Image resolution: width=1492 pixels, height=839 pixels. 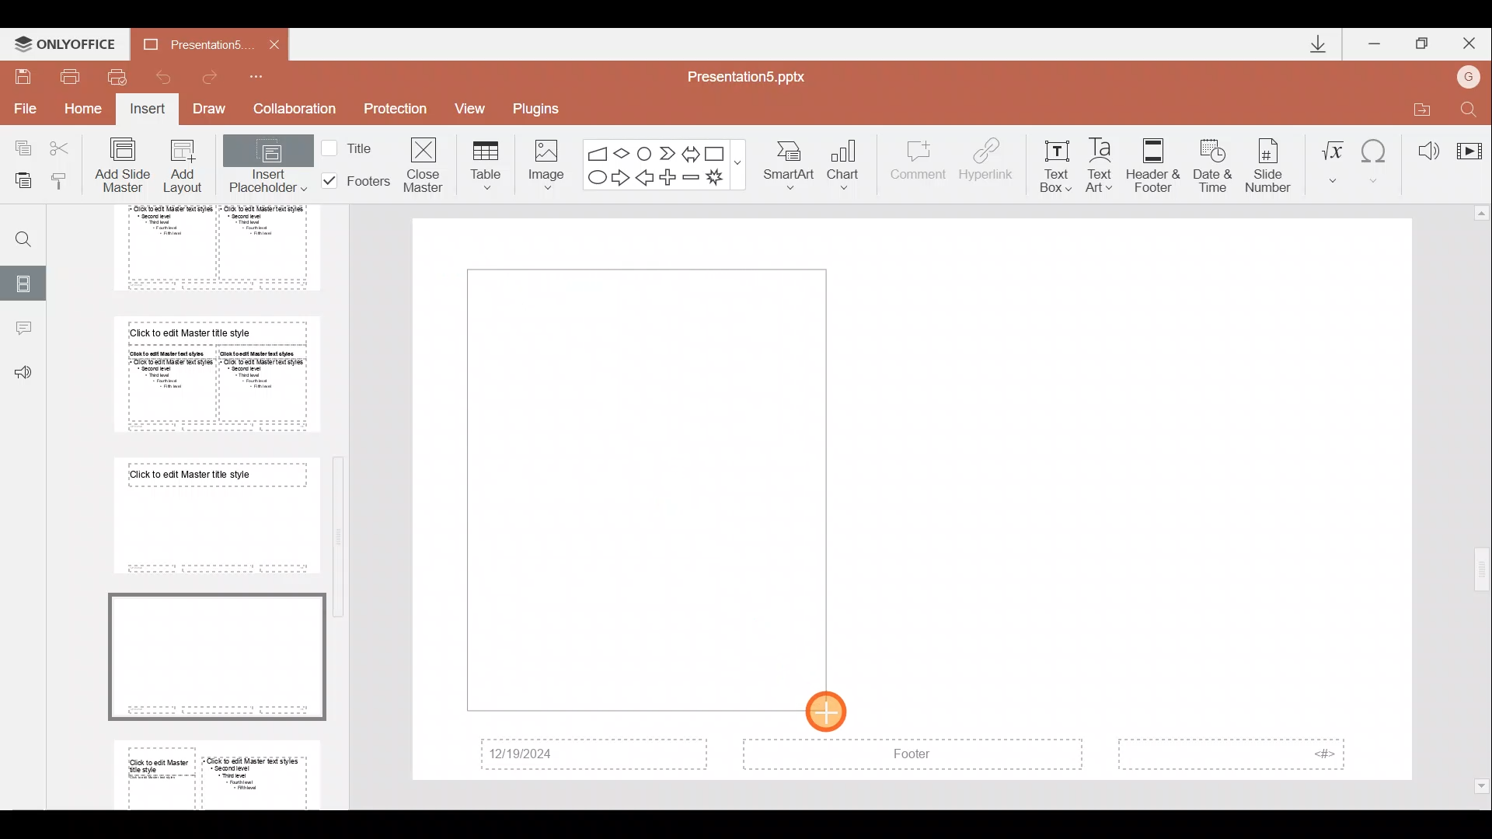 I want to click on Scroll bar, so click(x=1482, y=500).